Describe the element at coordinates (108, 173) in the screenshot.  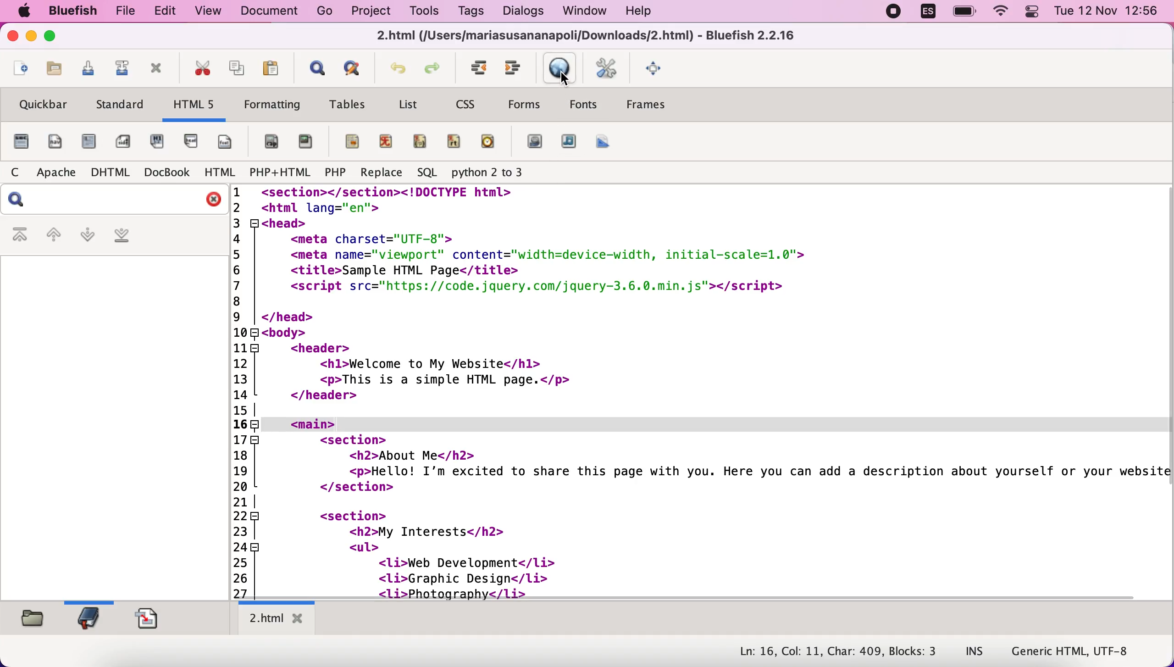
I see `dhtml` at that location.